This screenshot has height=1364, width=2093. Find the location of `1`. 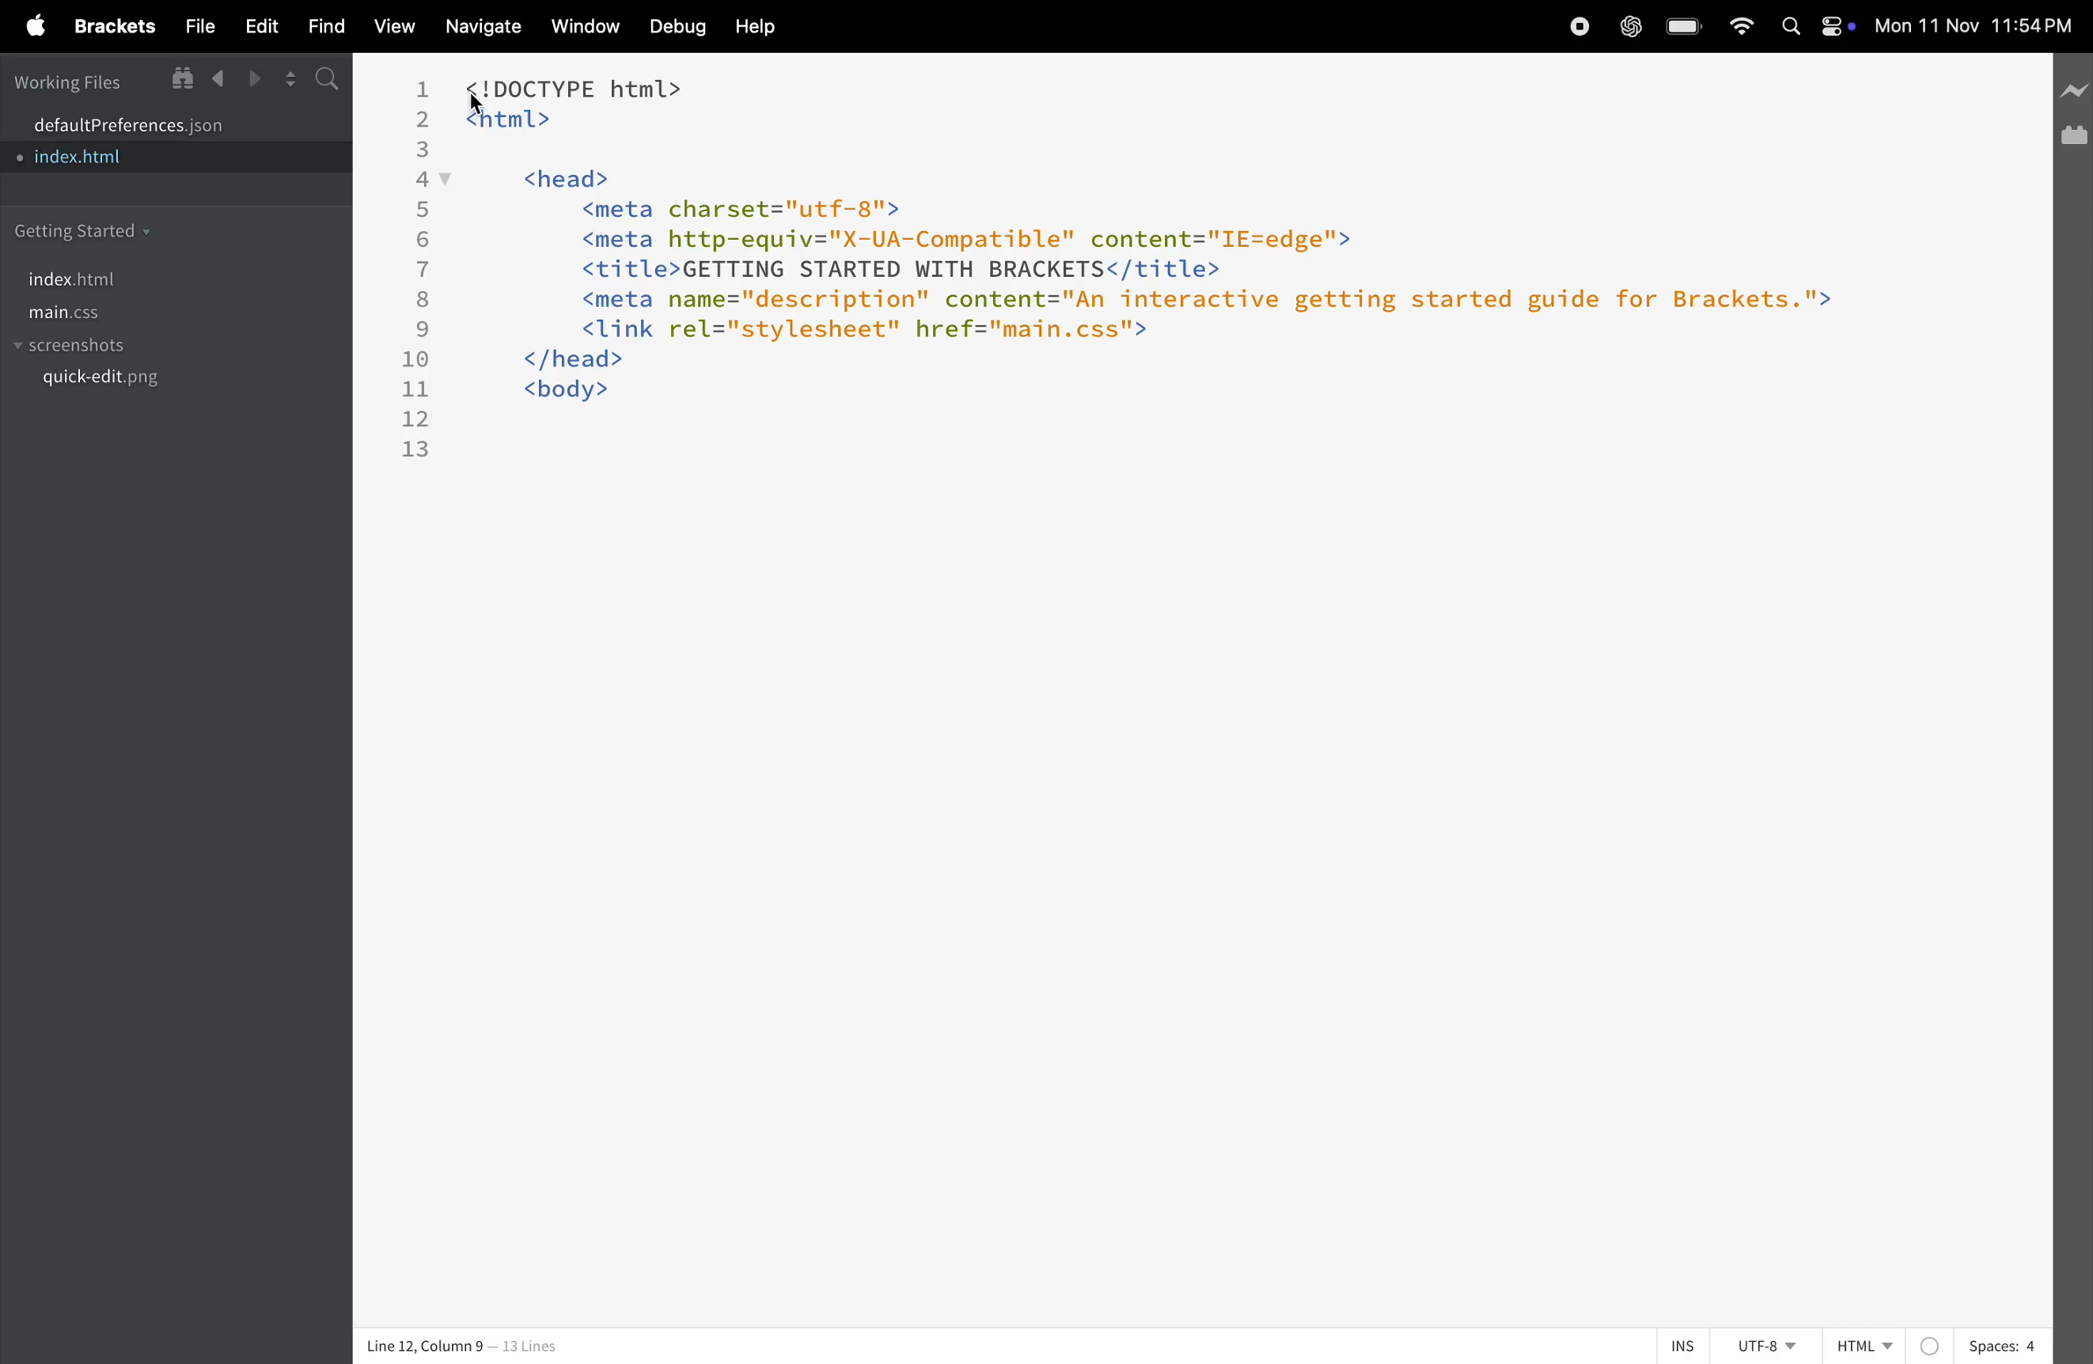

1 is located at coordinates (421, 89).